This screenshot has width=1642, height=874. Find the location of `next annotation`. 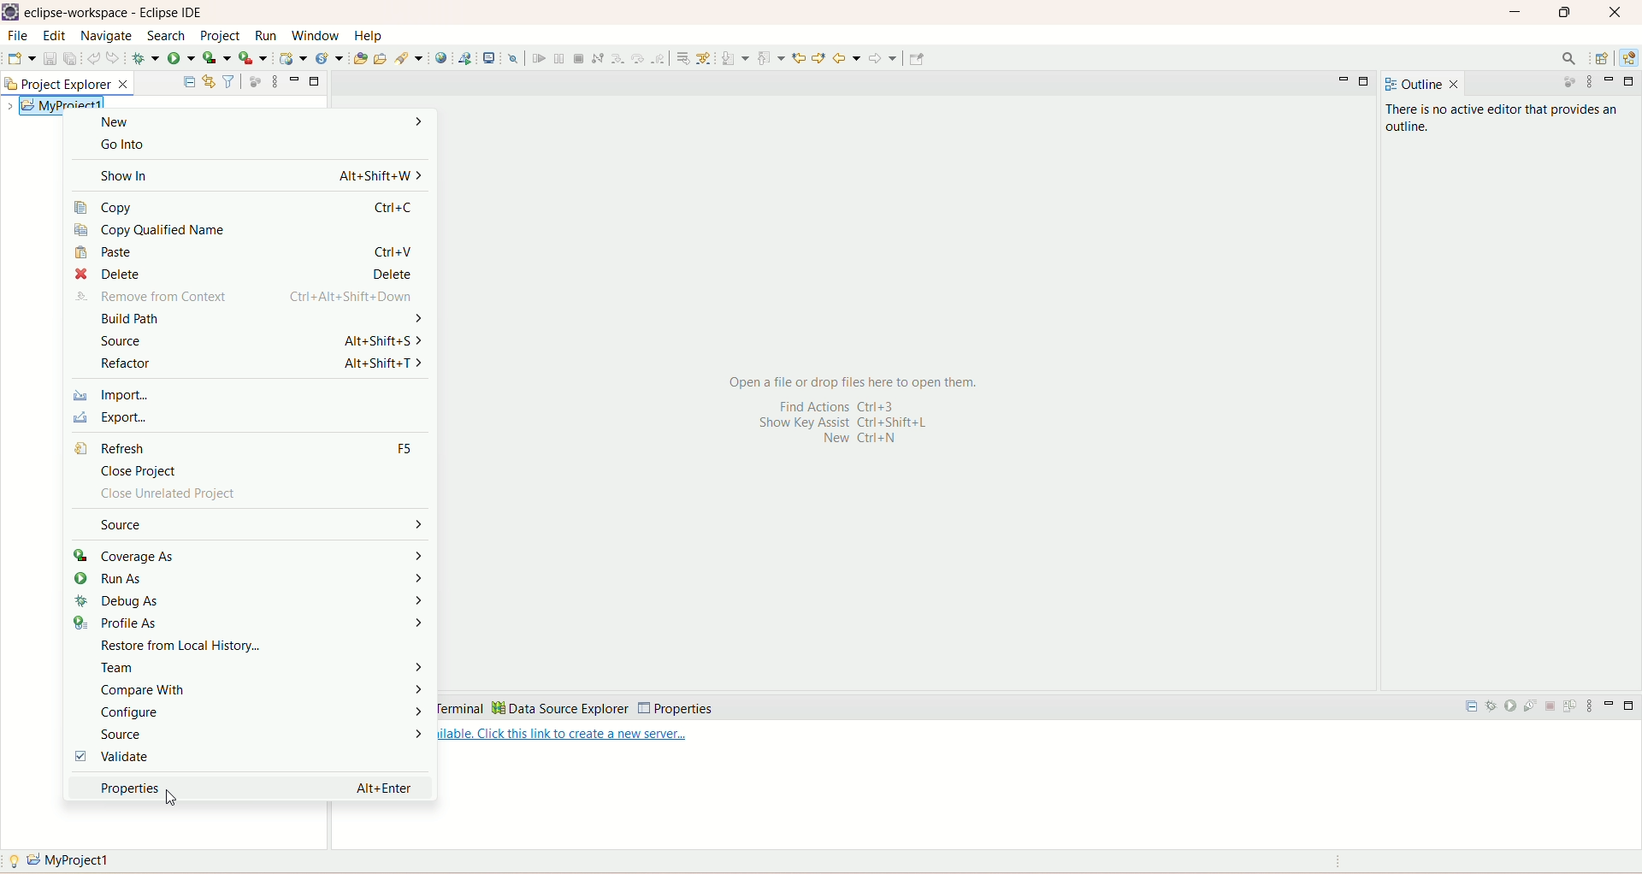

next annotation is located at coordinates (736, 60).